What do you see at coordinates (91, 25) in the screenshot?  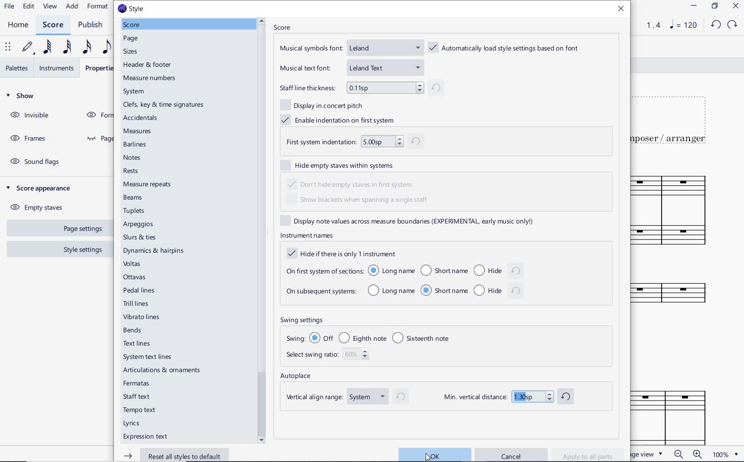 I see `PUBLISH` at bounding box center [91, 25].